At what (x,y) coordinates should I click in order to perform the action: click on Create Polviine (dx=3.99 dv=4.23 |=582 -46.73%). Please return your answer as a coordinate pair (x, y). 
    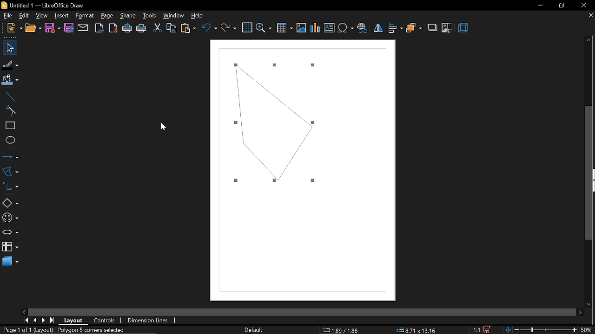
    Looking at the image, I should click on (128, 329).